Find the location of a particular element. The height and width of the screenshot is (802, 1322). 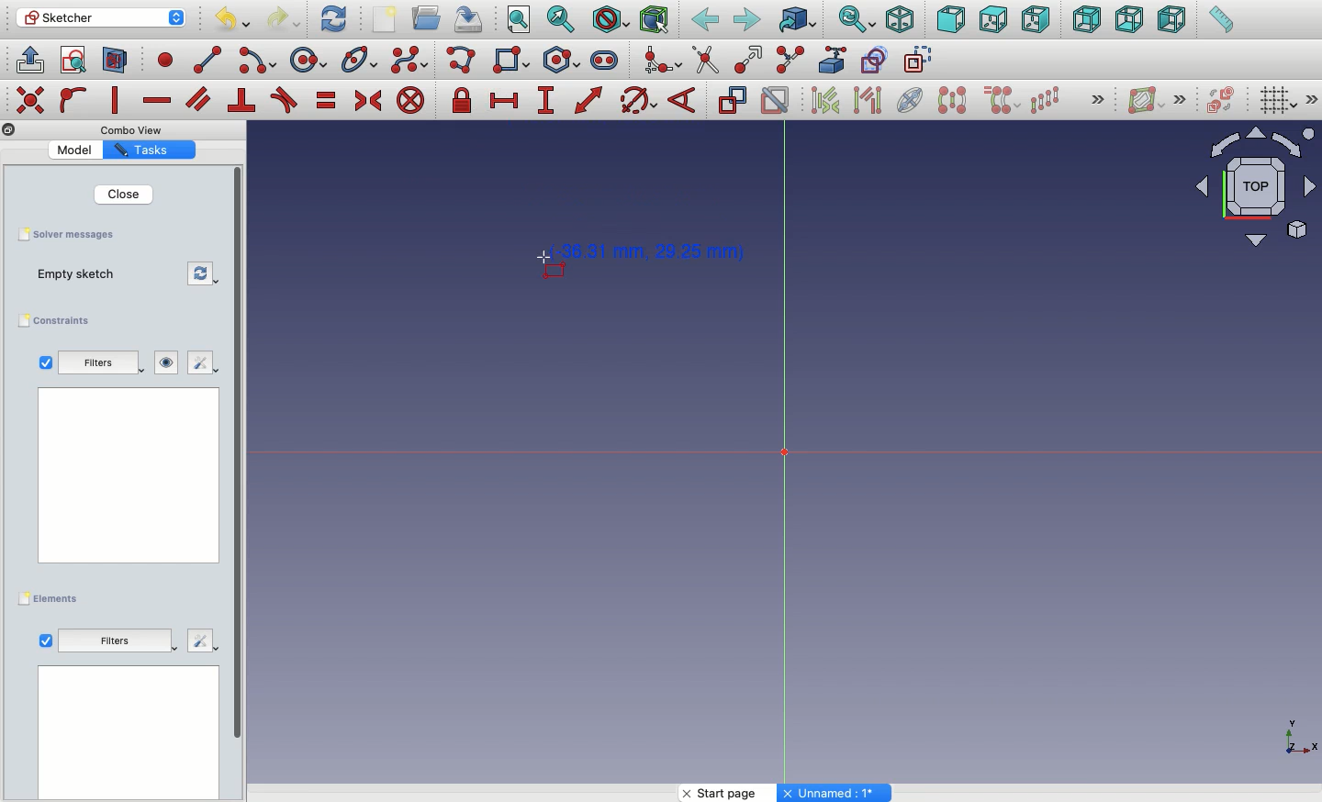

Create fillet is located at coordinates (661, 61).